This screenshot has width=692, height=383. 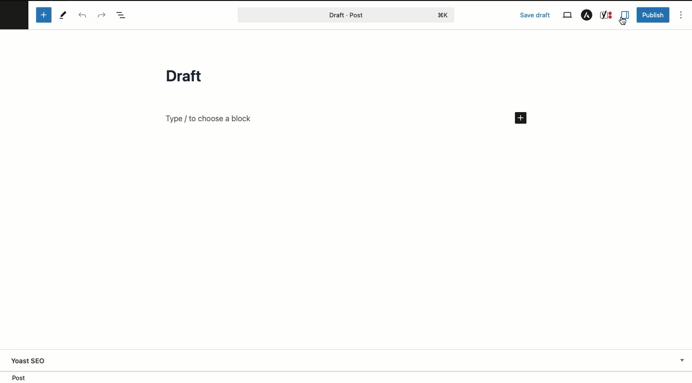 I want to click on Add new block, so click(x=211, y=117).